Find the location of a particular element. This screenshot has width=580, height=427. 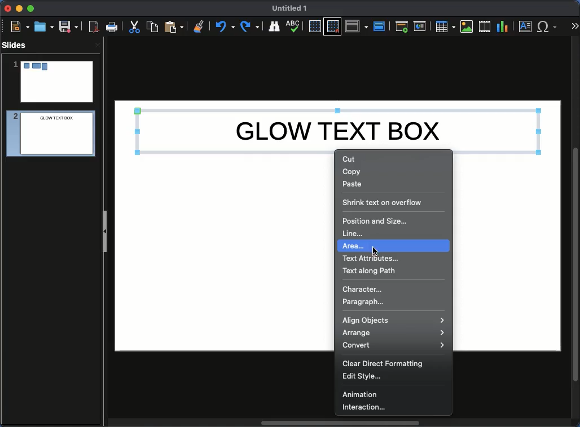

Cut is located at coordinates (134, 26).